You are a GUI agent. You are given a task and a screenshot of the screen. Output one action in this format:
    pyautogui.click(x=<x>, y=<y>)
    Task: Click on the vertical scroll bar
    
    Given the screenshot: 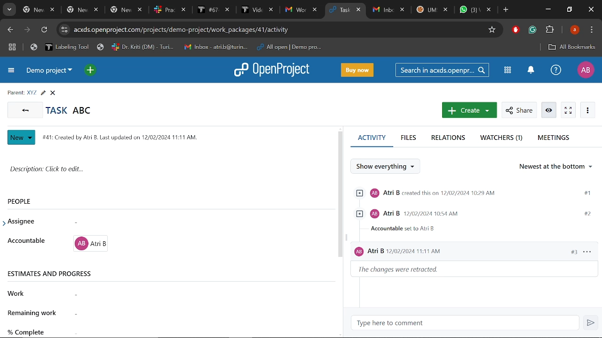 What is the action you would take?
    pyautogui.click(x=340, y=195)
    